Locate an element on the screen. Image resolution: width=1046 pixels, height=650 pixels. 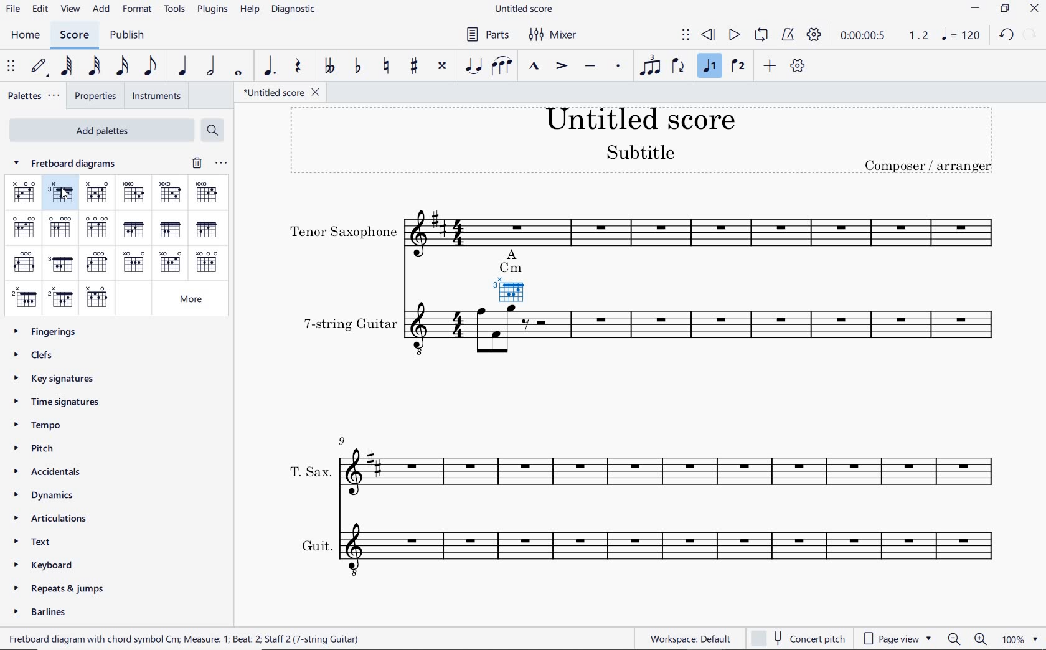
SLUR is located at coordinates (502, 65).